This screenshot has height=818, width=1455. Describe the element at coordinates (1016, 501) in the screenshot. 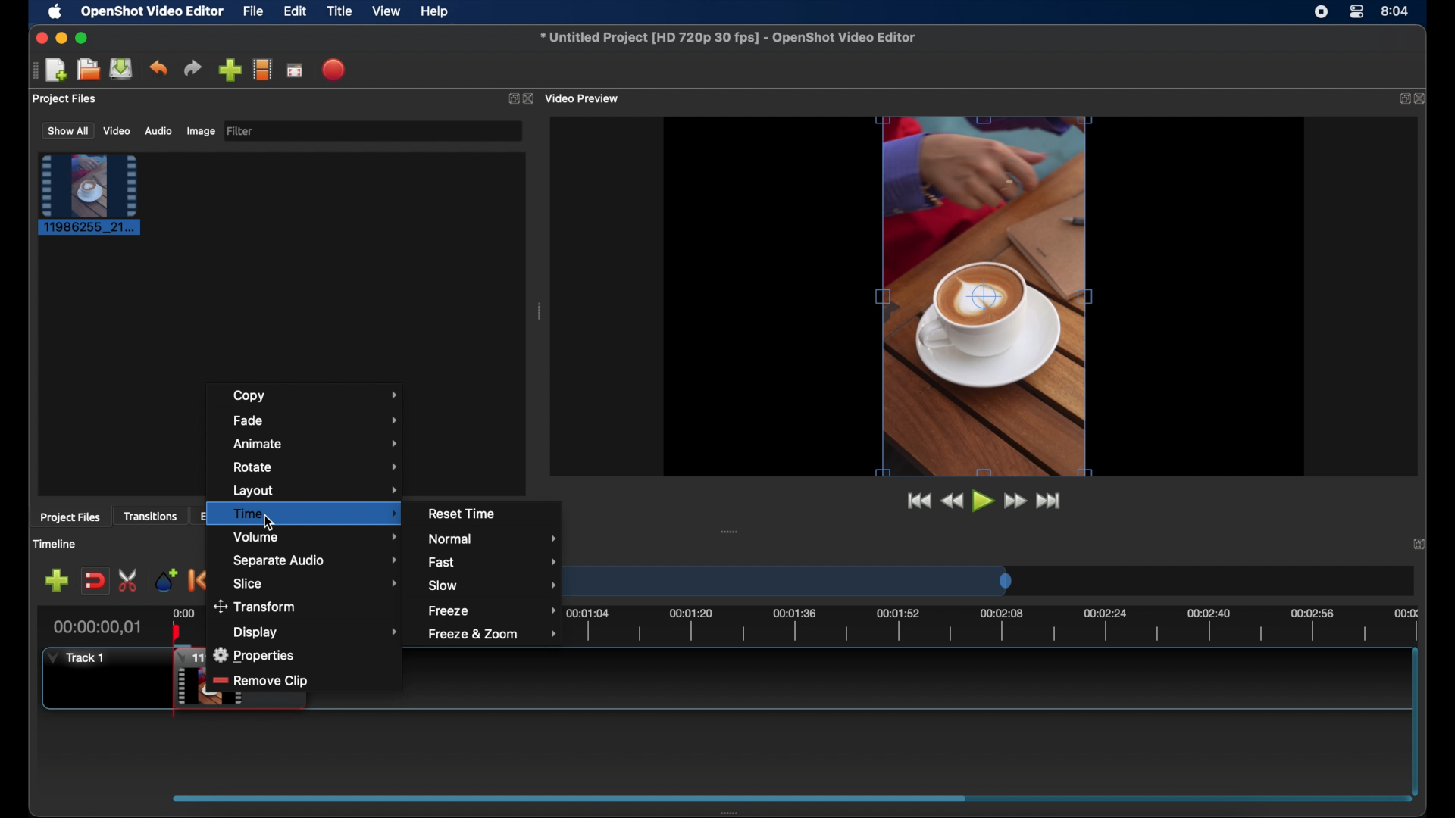

I see `fastfoward` at that location.